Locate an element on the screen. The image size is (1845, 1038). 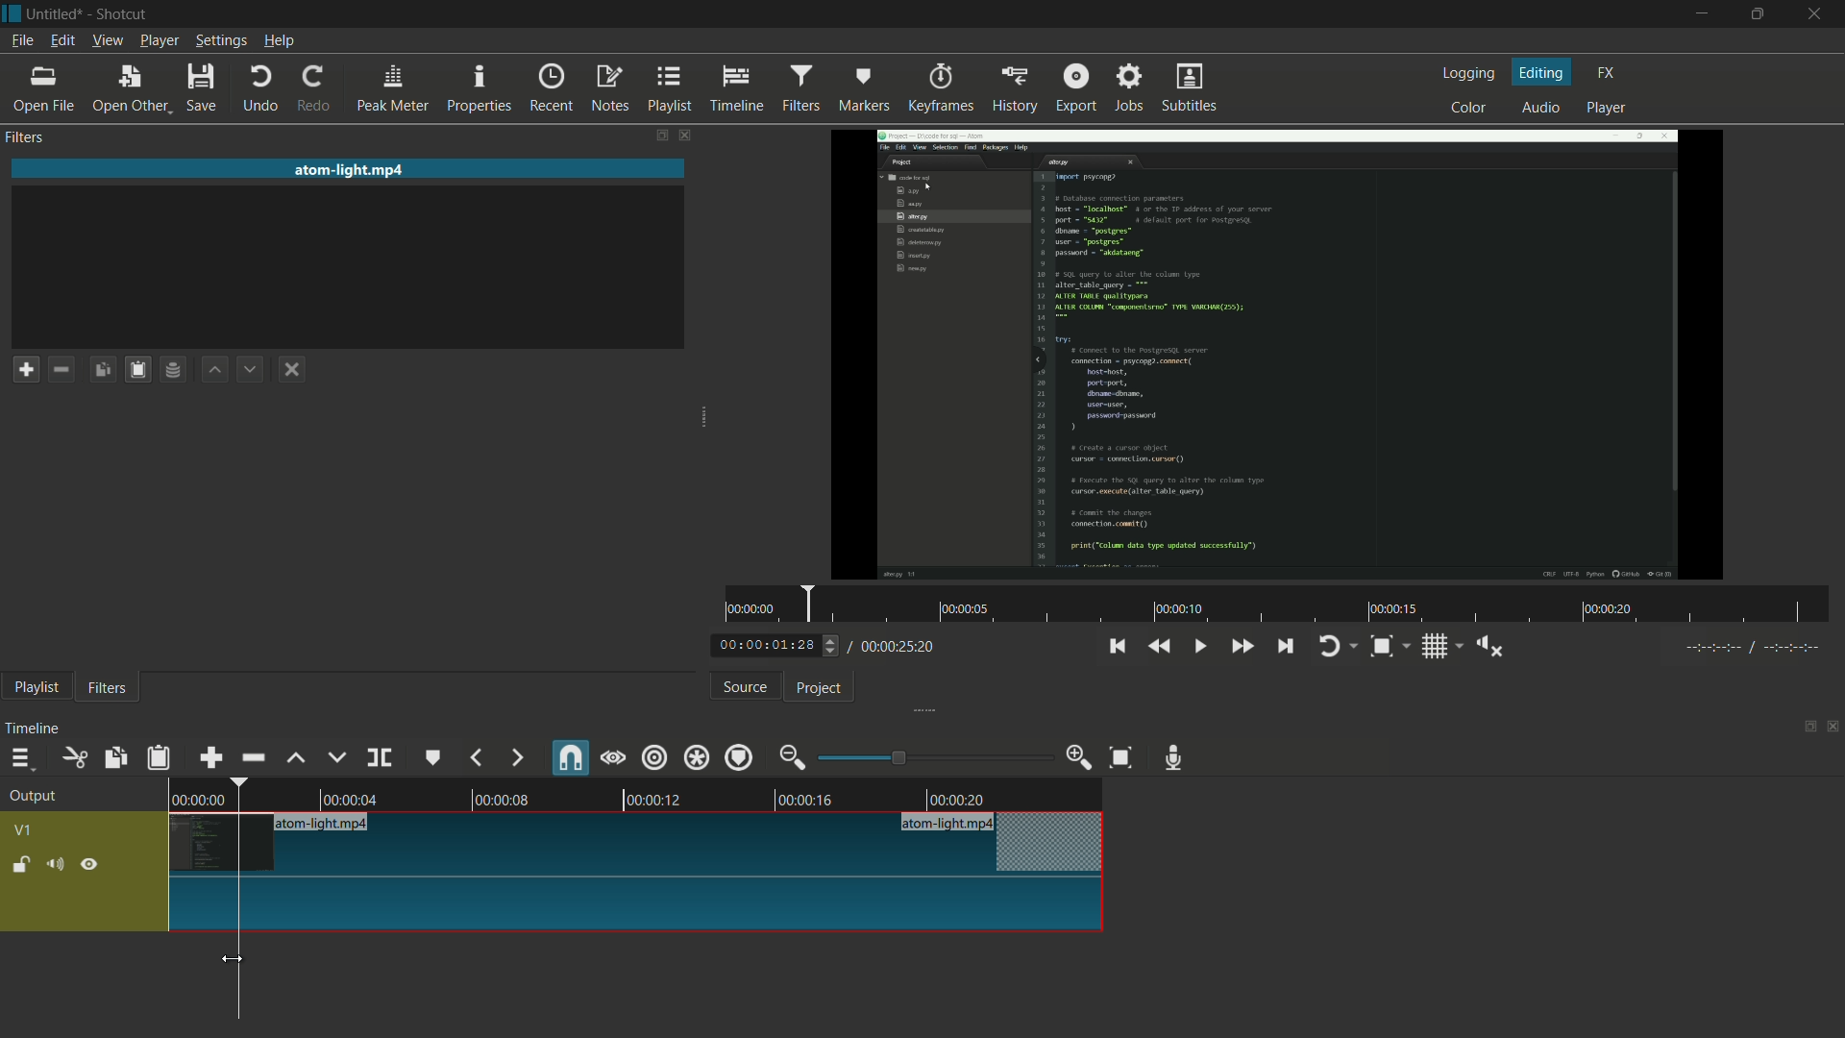
current time is located at coordinates (774, 646).